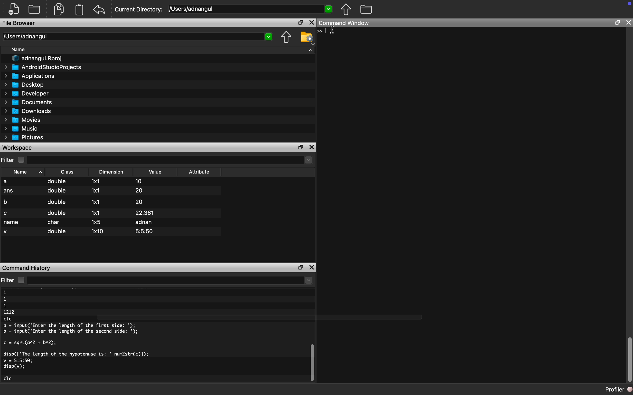 The height and width of the screenshot is (395, 633). Describe the element at coordinates (21, 129) in the screenshot. I see `Music` at that location.